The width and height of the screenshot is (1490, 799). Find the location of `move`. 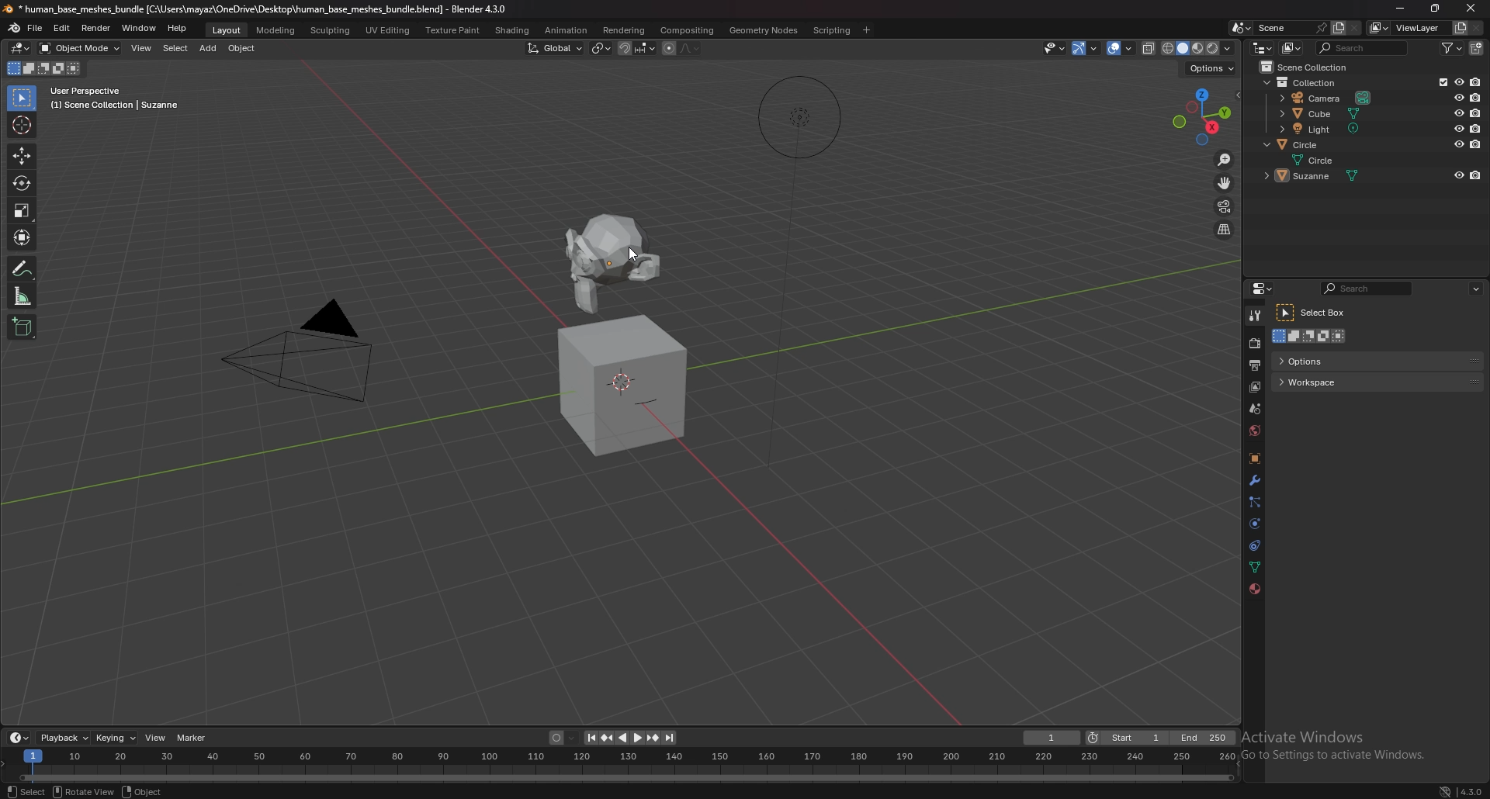

move is located at coordinates (1225, 182).